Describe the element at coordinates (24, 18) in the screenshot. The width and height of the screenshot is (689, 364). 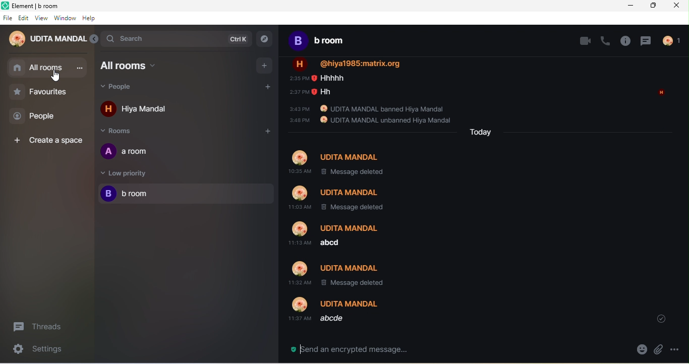
I see `edit` at that location.